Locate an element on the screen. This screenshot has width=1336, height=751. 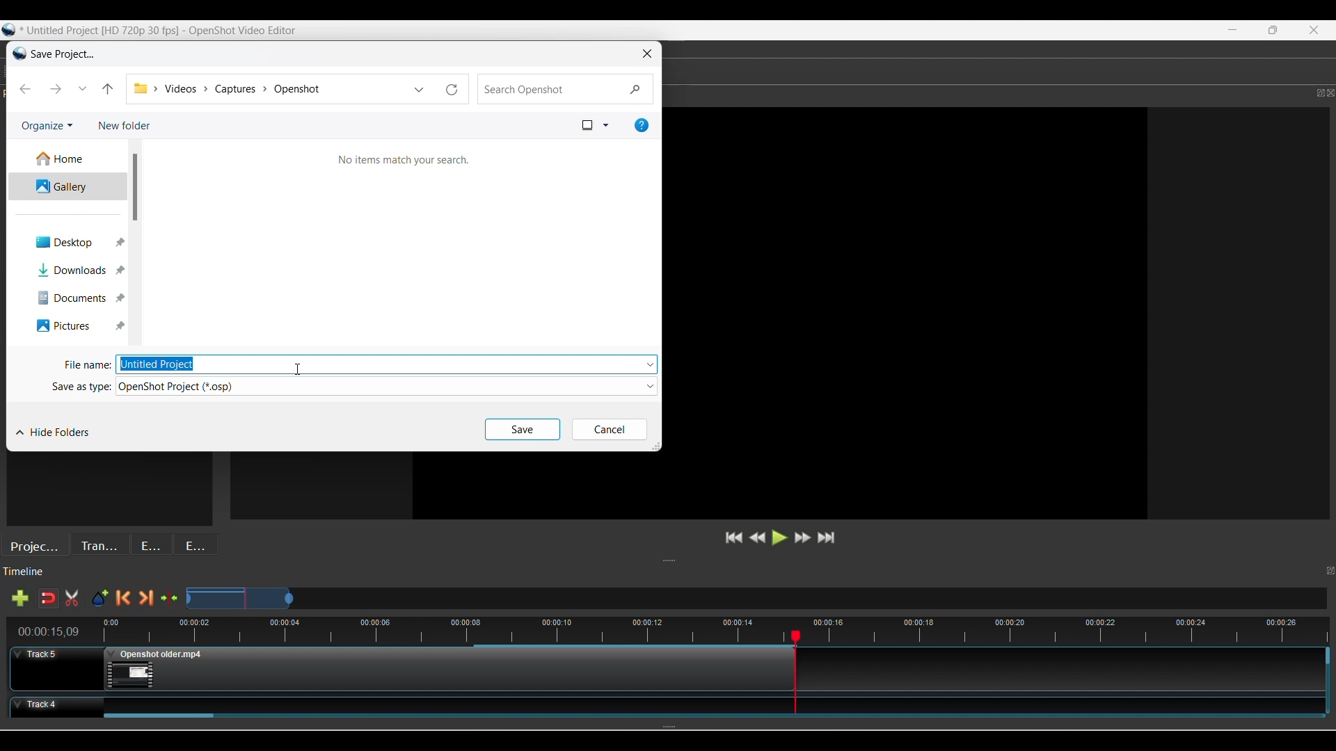
Hide folders currently visible is located at coordinates (53, 433).